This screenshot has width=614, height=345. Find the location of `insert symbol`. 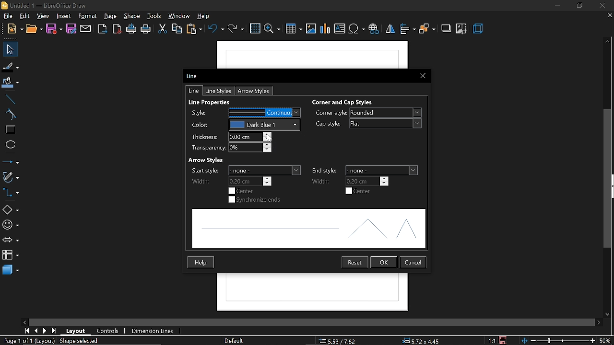

insert symbol is located at coordinates (357, 29).